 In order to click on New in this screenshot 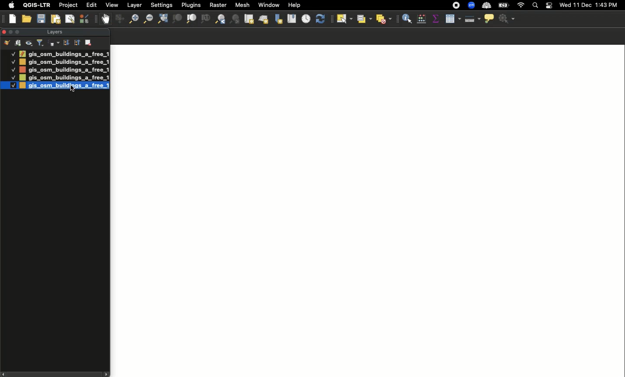, I will do `click(13, 19)`.